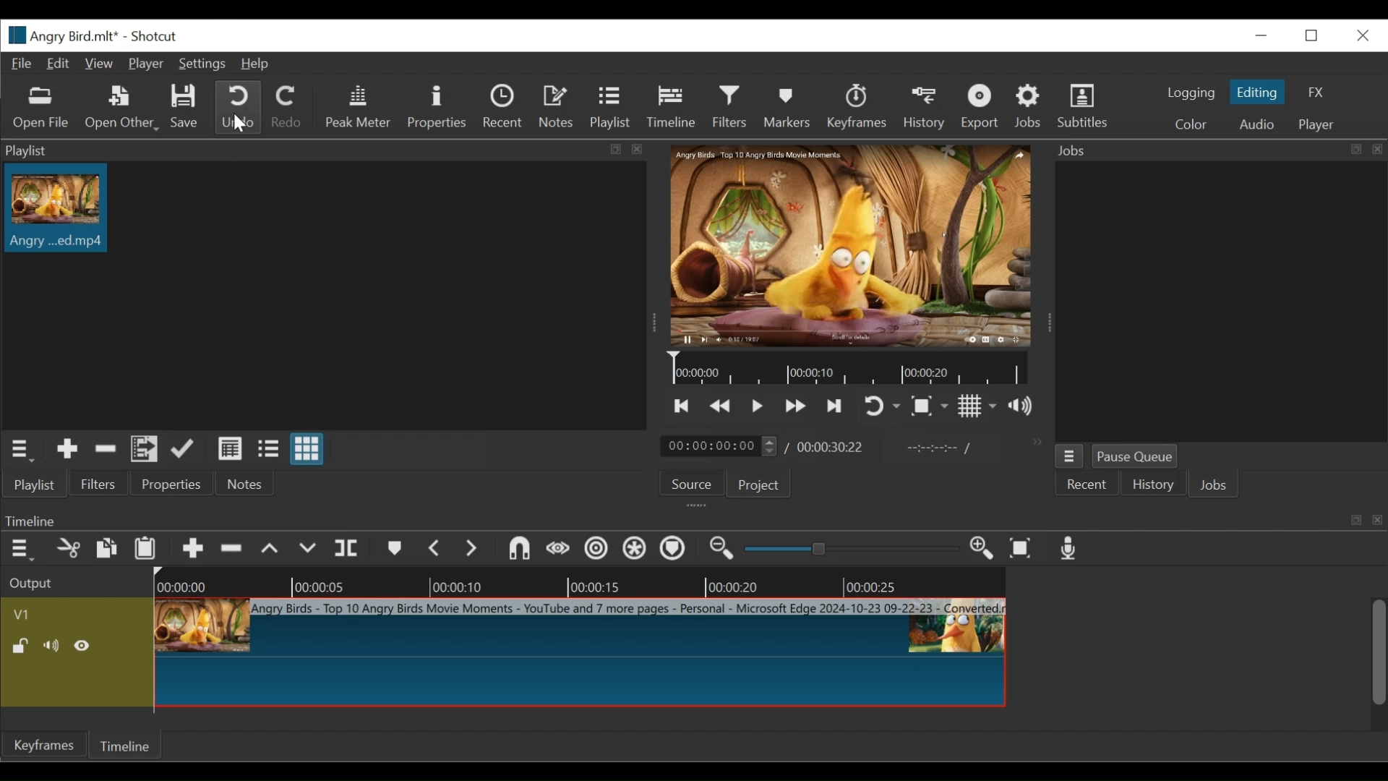 The height and width of the screenshot is (781, 1388). Describe the element at coordinates (231, 449) in the screenshot. I see `View as detail` at that location.